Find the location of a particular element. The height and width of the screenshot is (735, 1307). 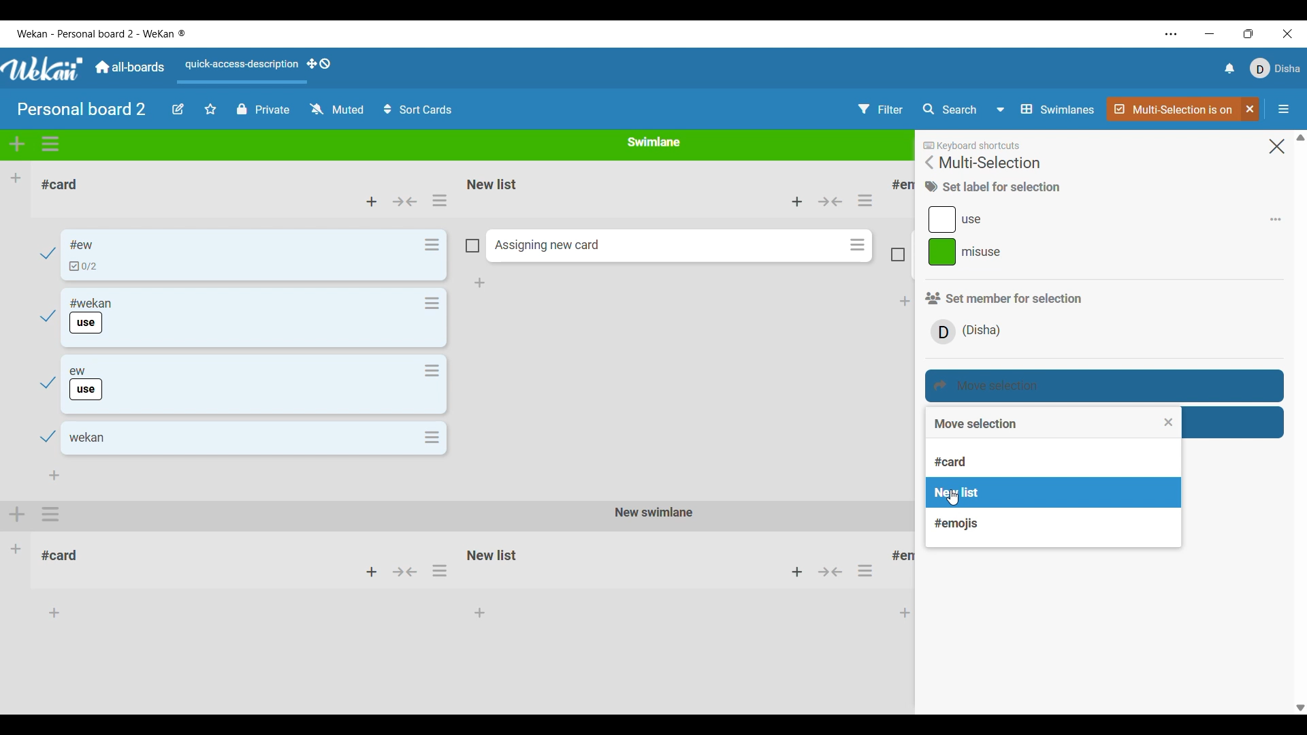

Current account is located at coordinates (1276, 67).